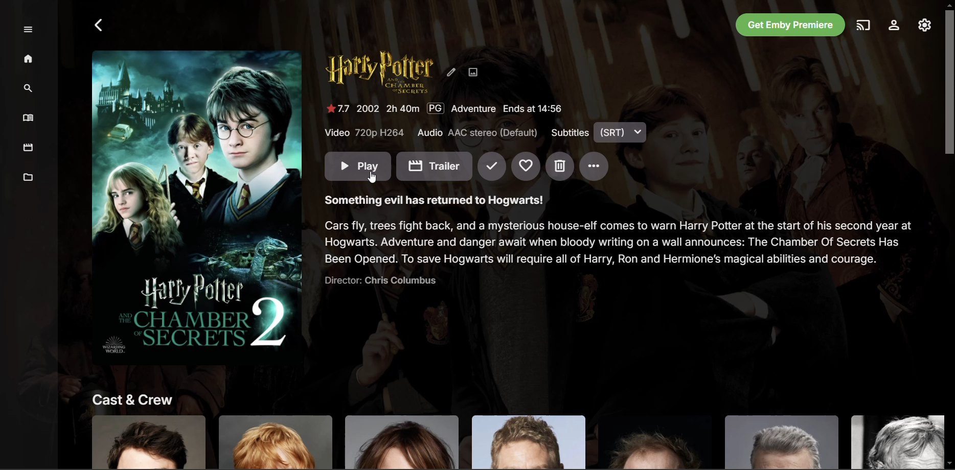  Describe the element at coordinates (365, 133) in the screenshot. I see `Video` at that location.